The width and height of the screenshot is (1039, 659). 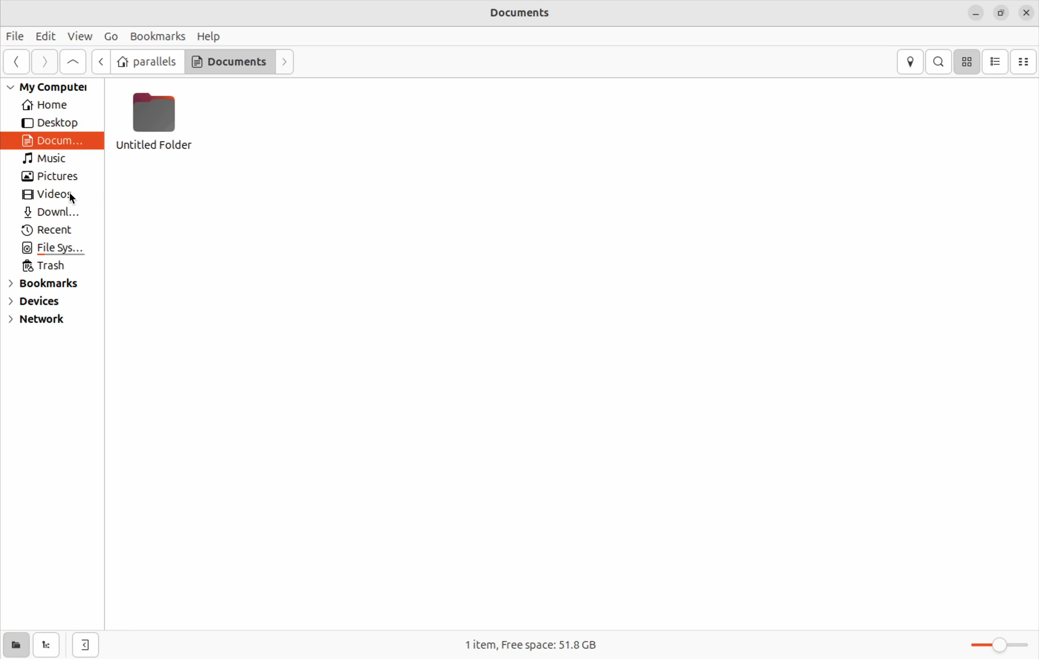 What do you see at coordinates (209, 36) in the screenshot?
I see `Help` at bounding box center [209, 36].